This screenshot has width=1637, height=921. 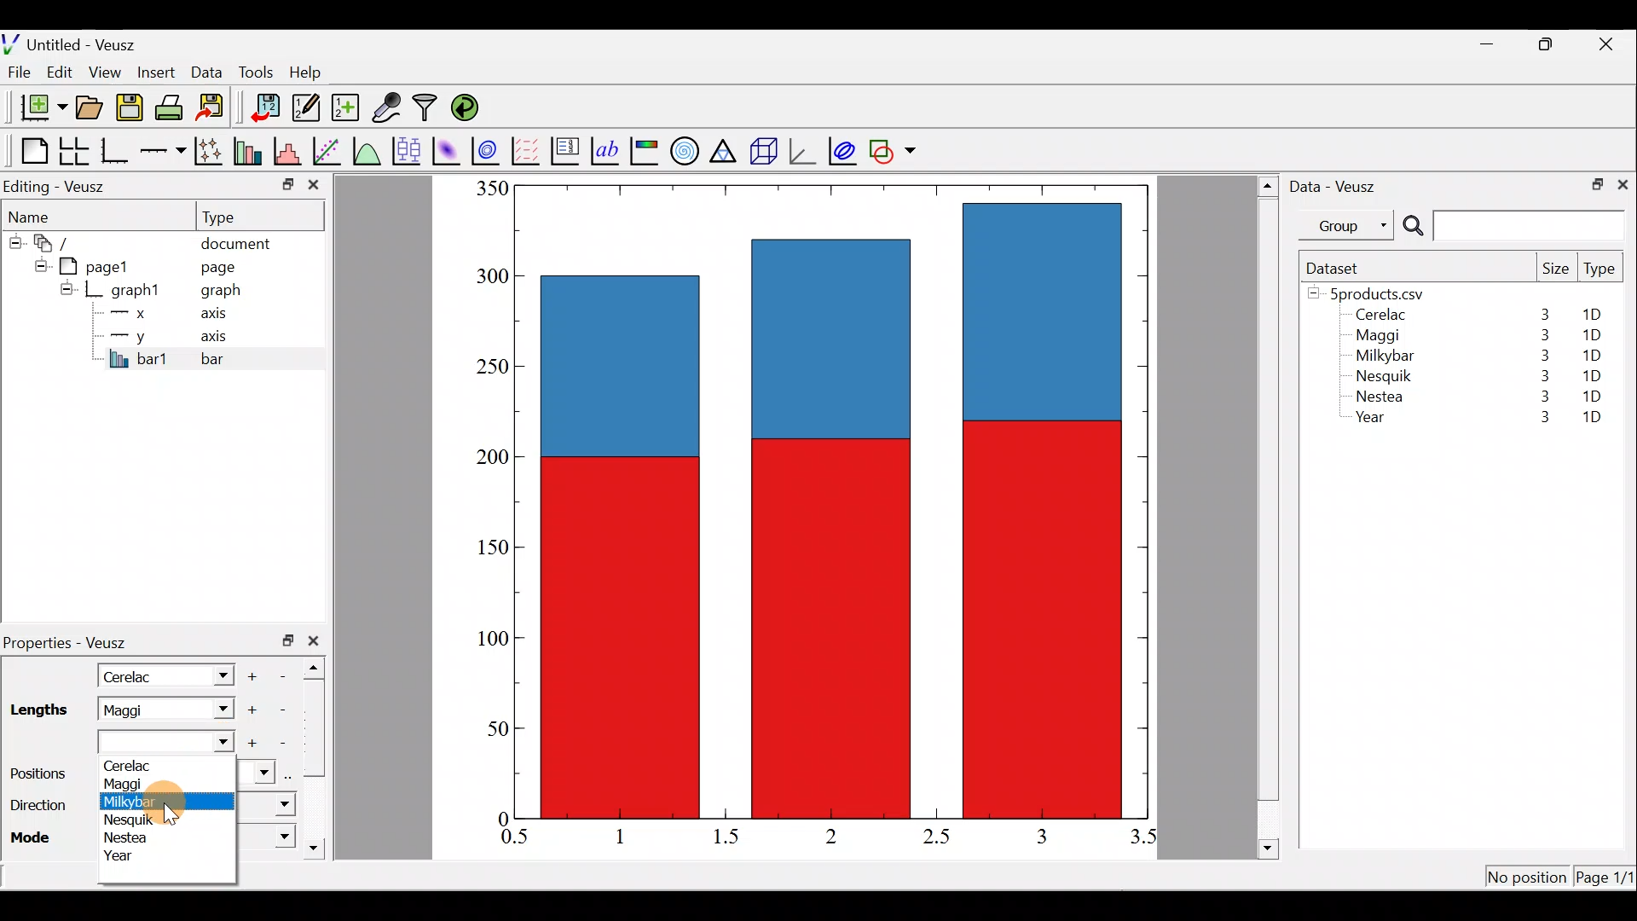 I want to click on restore down, so click(x=288, y=640).